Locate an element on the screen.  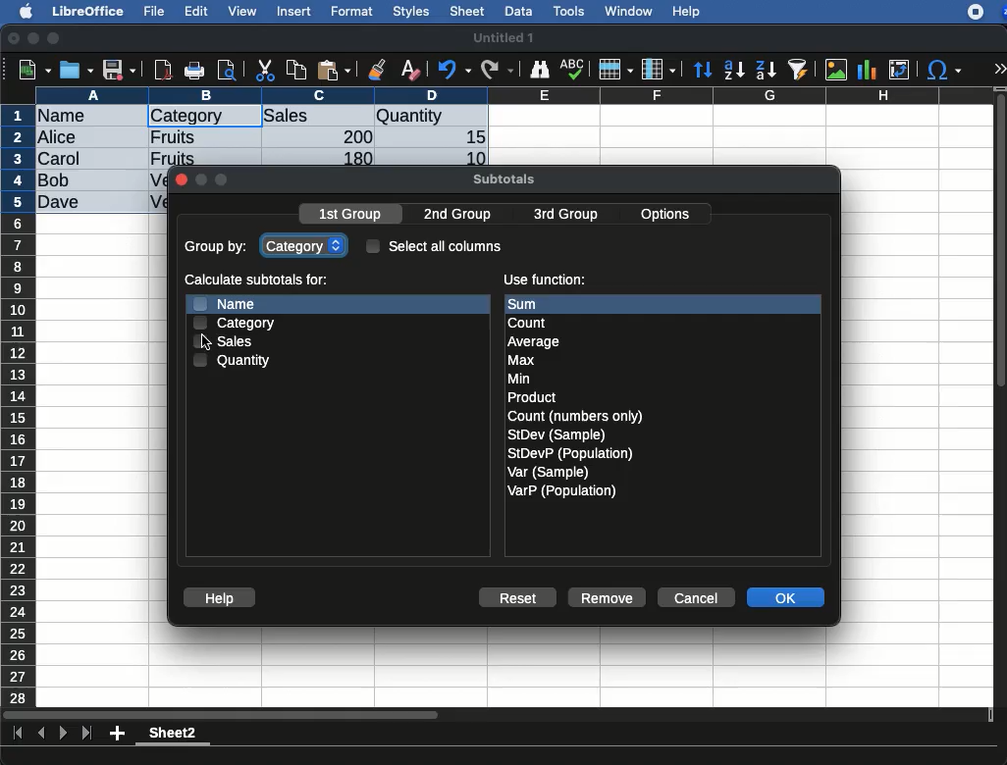
sort is located at coordinates (702, 71).